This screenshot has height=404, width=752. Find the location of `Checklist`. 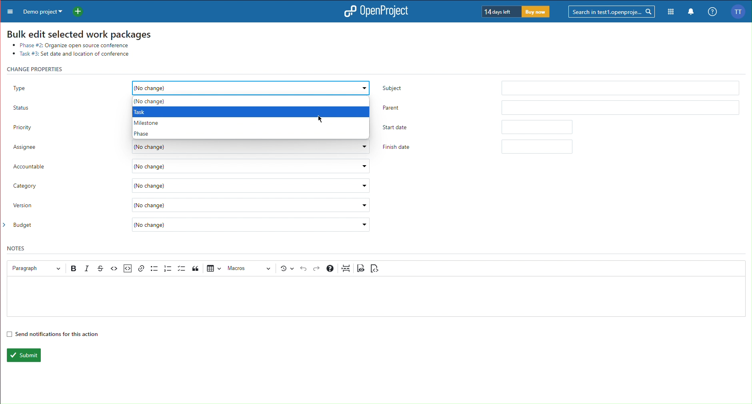

Checklist is located at coordinates (182, 268).